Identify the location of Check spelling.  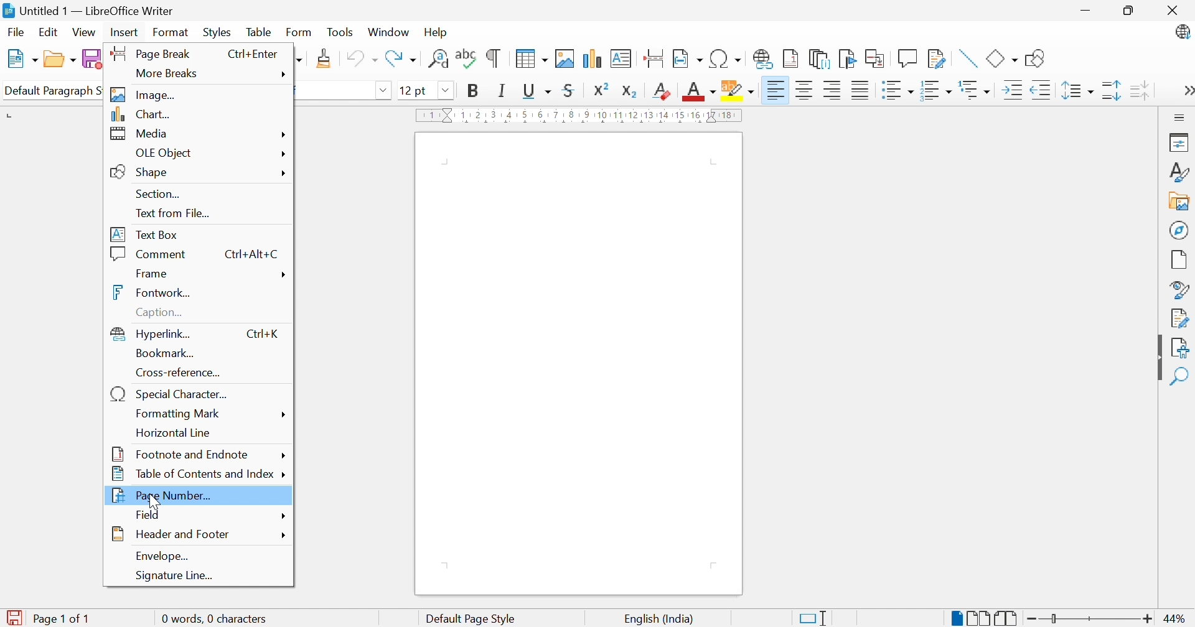
(466, 58).